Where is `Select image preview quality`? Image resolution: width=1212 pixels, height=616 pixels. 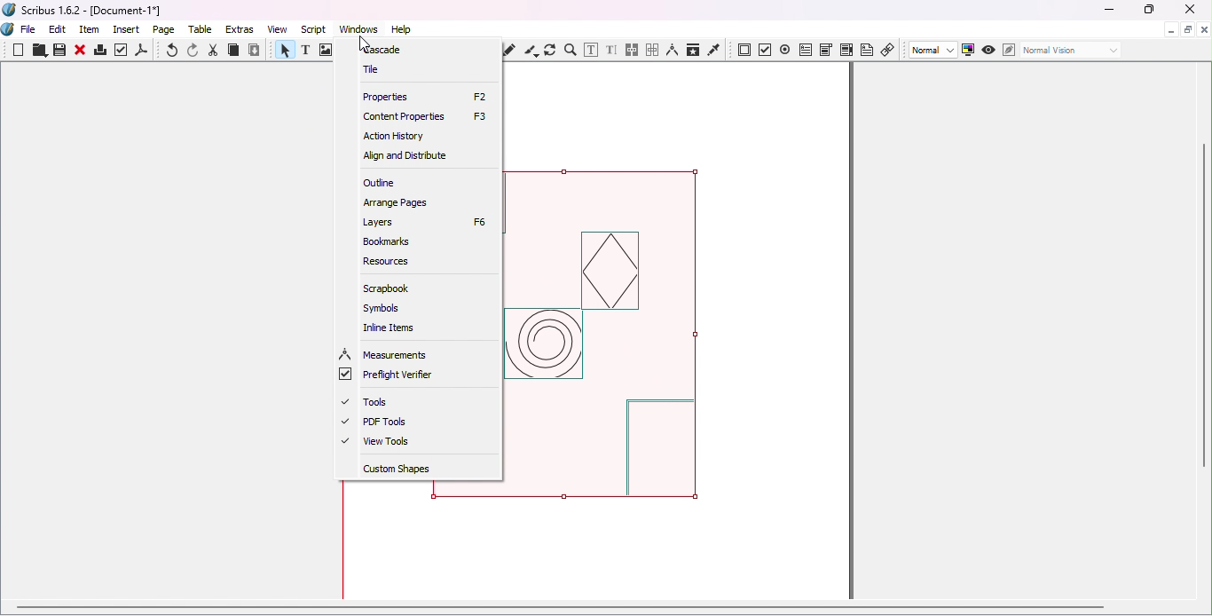 Select image preview quality is located at coordinates (934, 51).